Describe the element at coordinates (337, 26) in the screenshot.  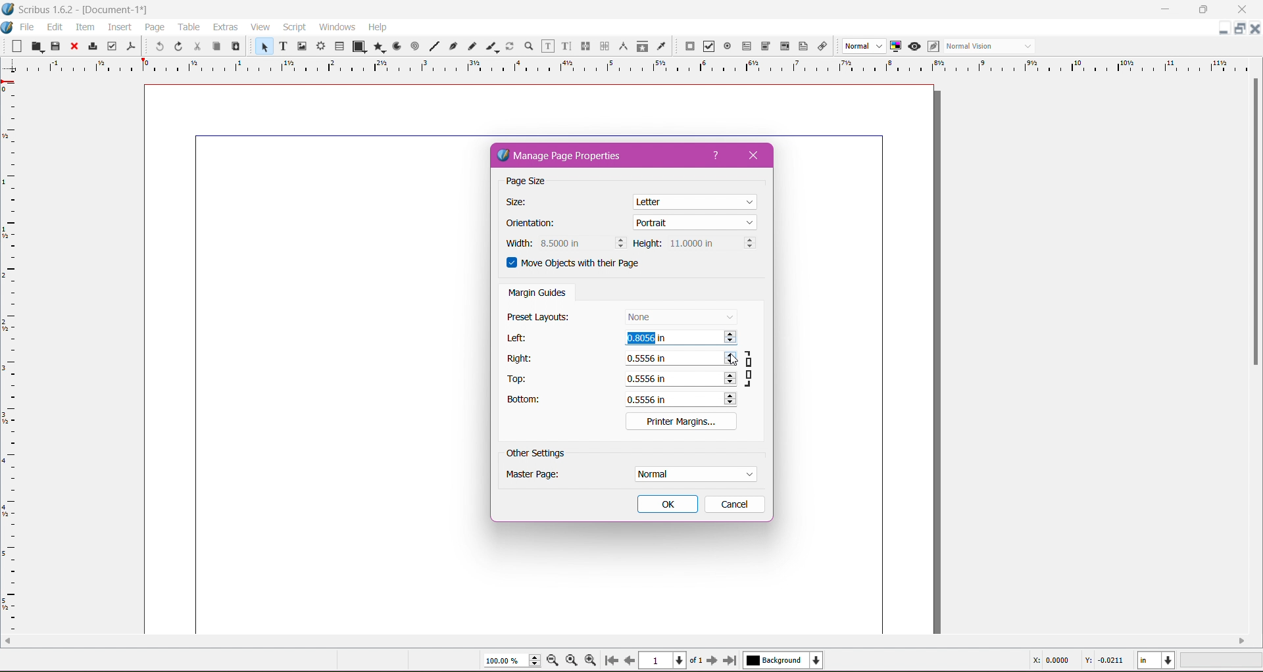
I see `Windows` at that location.